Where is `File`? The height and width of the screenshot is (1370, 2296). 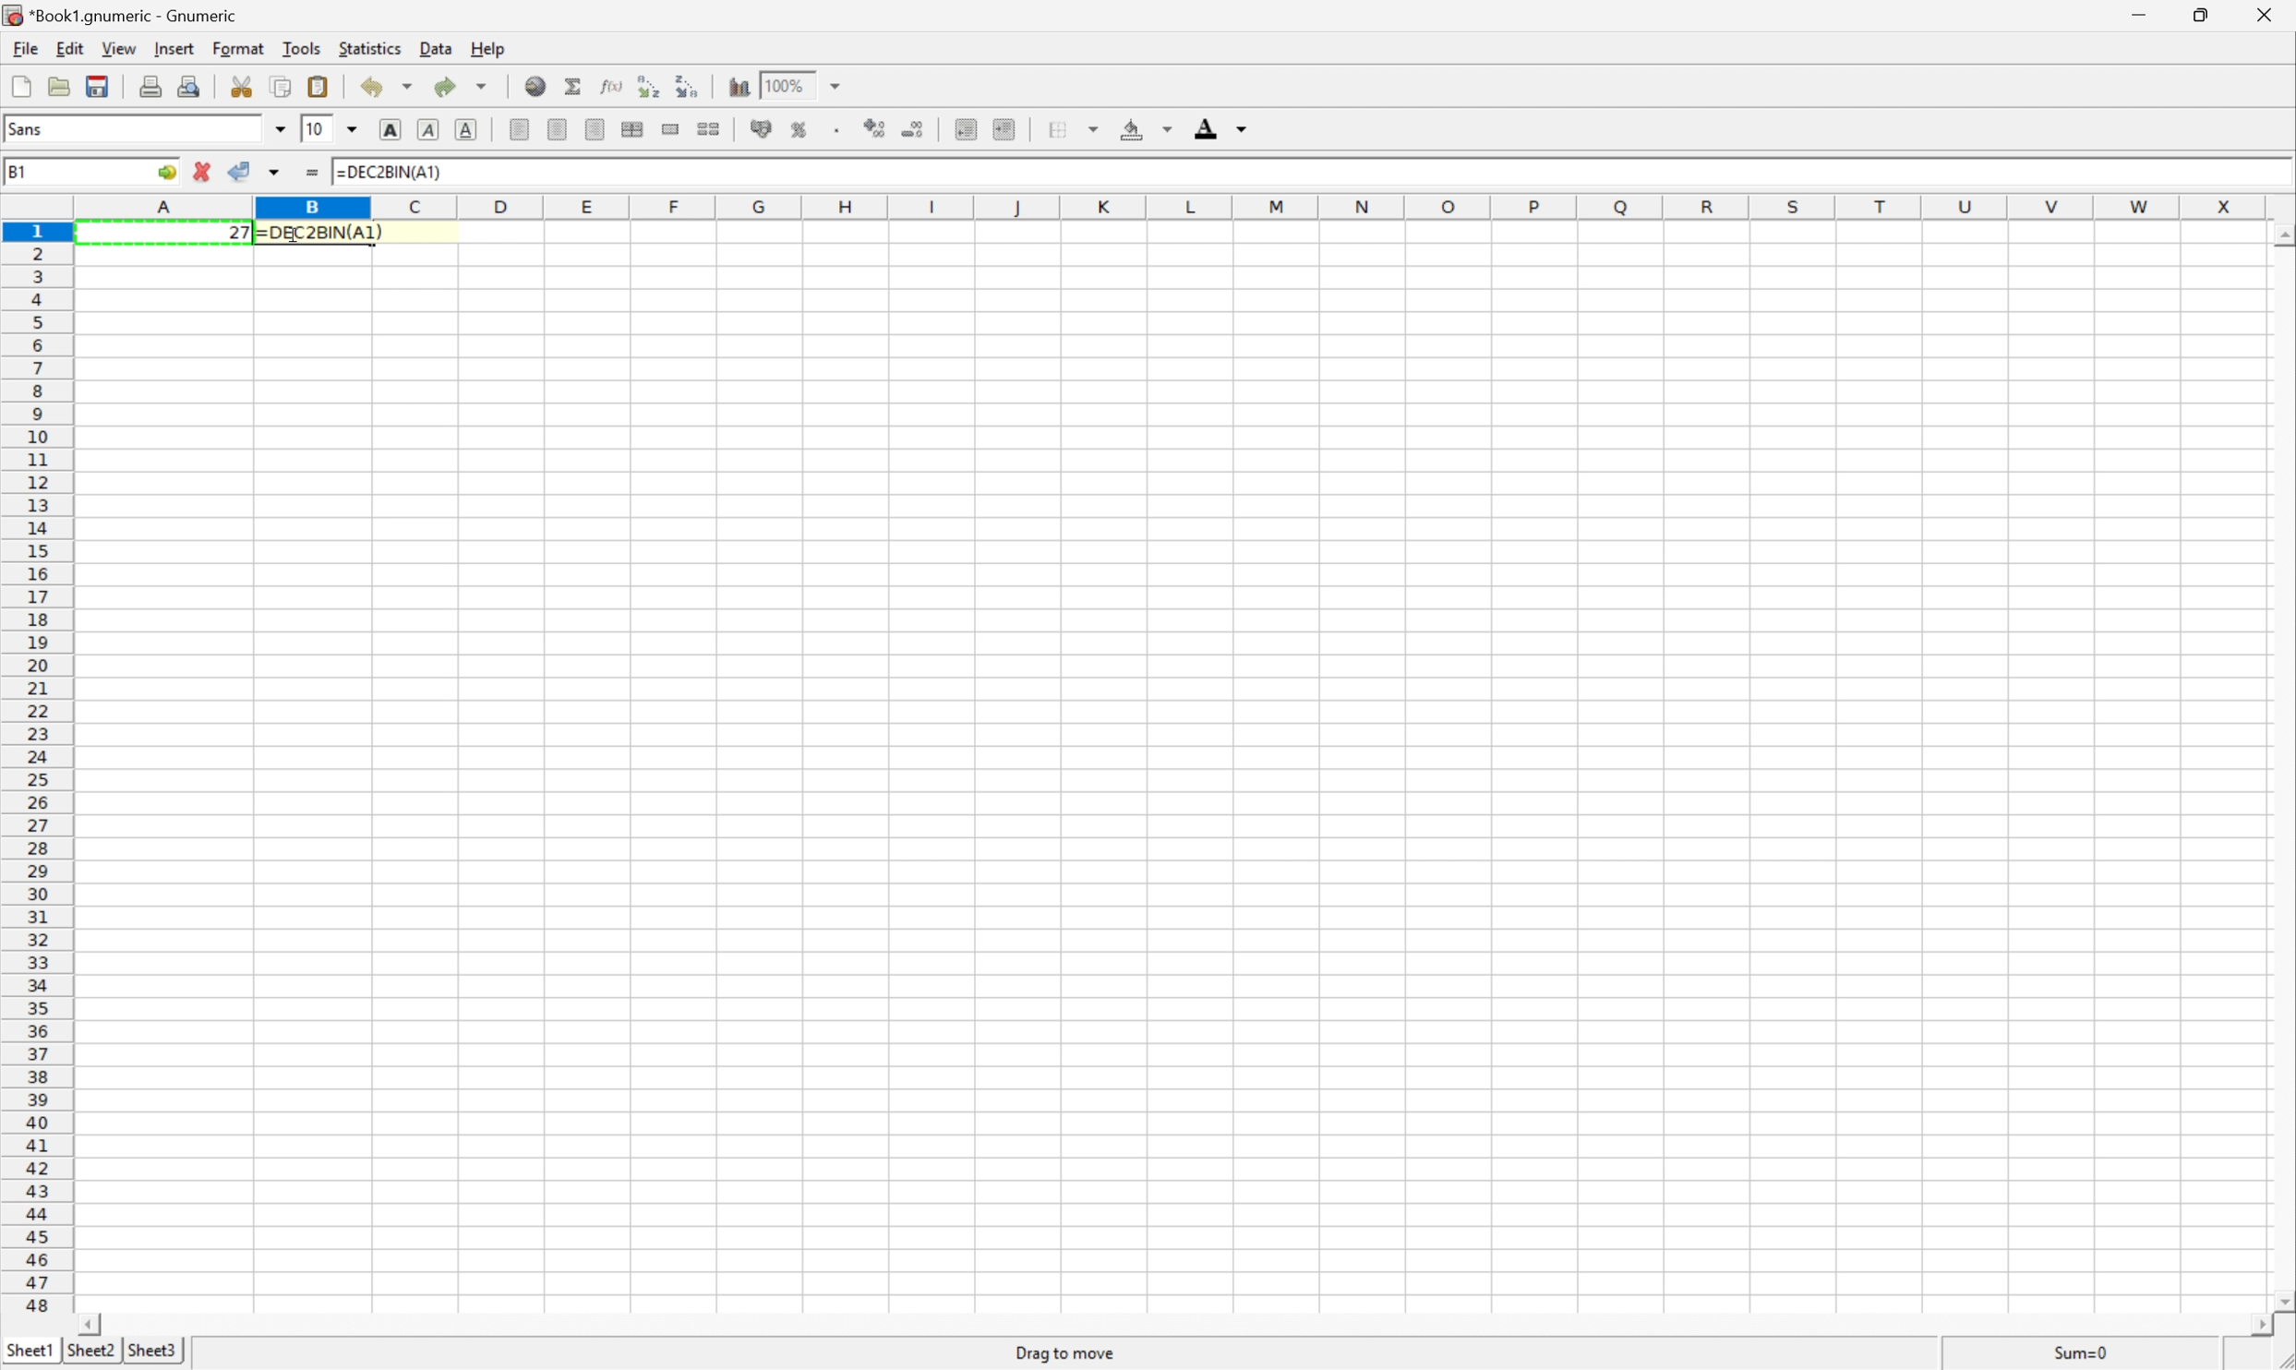 File is located at coordinates (25, 47).